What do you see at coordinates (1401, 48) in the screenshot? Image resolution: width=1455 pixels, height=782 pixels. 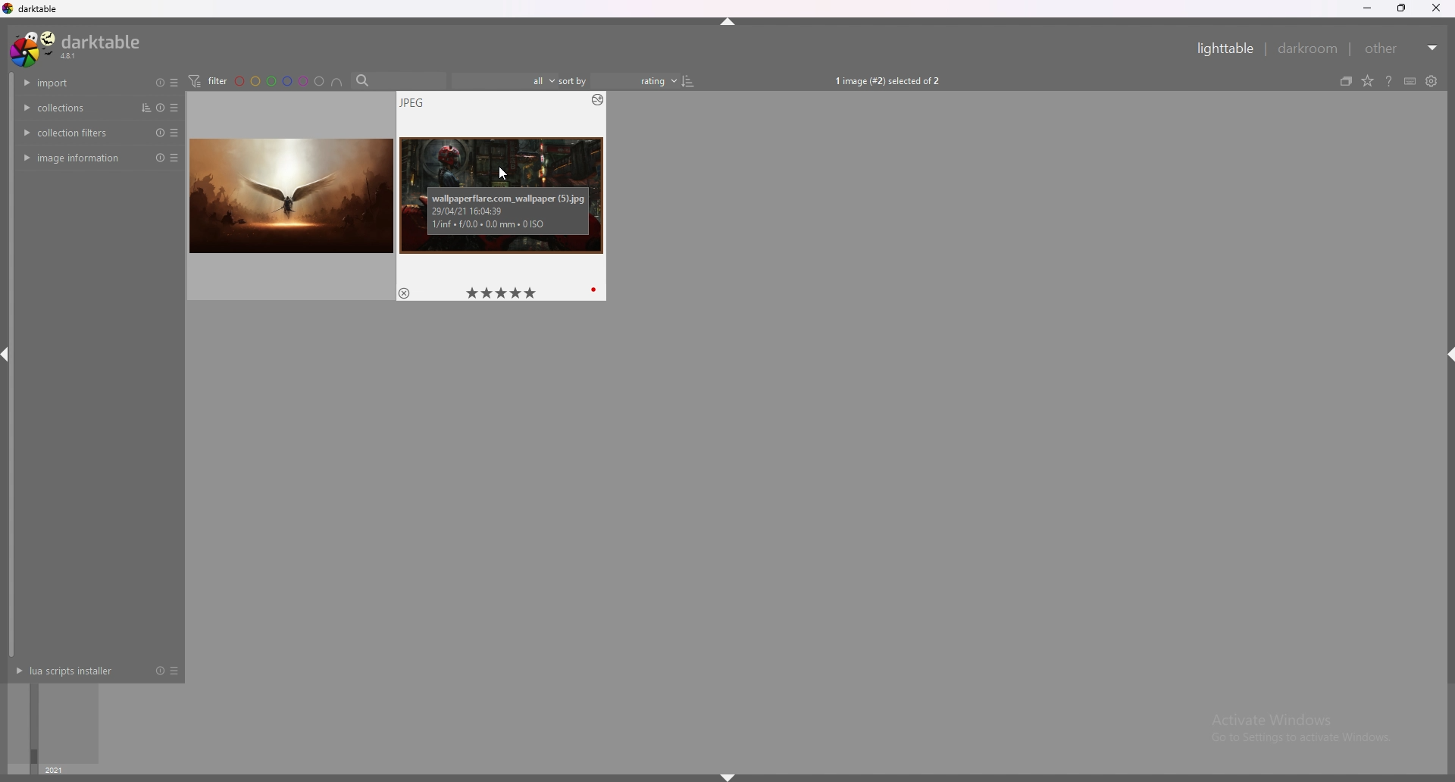 I see `other` at bounding box center [1401, 48].